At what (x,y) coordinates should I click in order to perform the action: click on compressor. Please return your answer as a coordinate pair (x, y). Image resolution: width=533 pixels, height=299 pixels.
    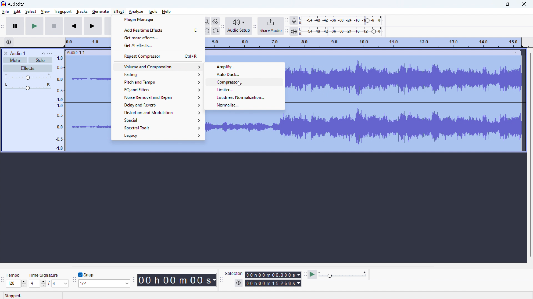
    Looking at the image, I should click on (245, 82).